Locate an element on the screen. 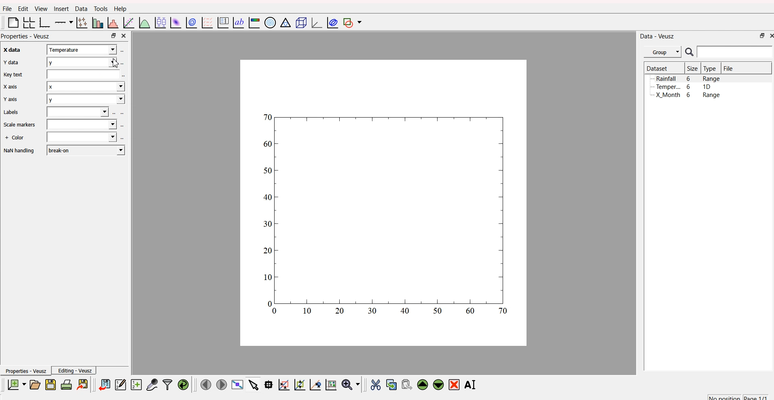 The height and width of the screenshot is (400, 774). Properties - Veusz is located at coordinates (25, 371).